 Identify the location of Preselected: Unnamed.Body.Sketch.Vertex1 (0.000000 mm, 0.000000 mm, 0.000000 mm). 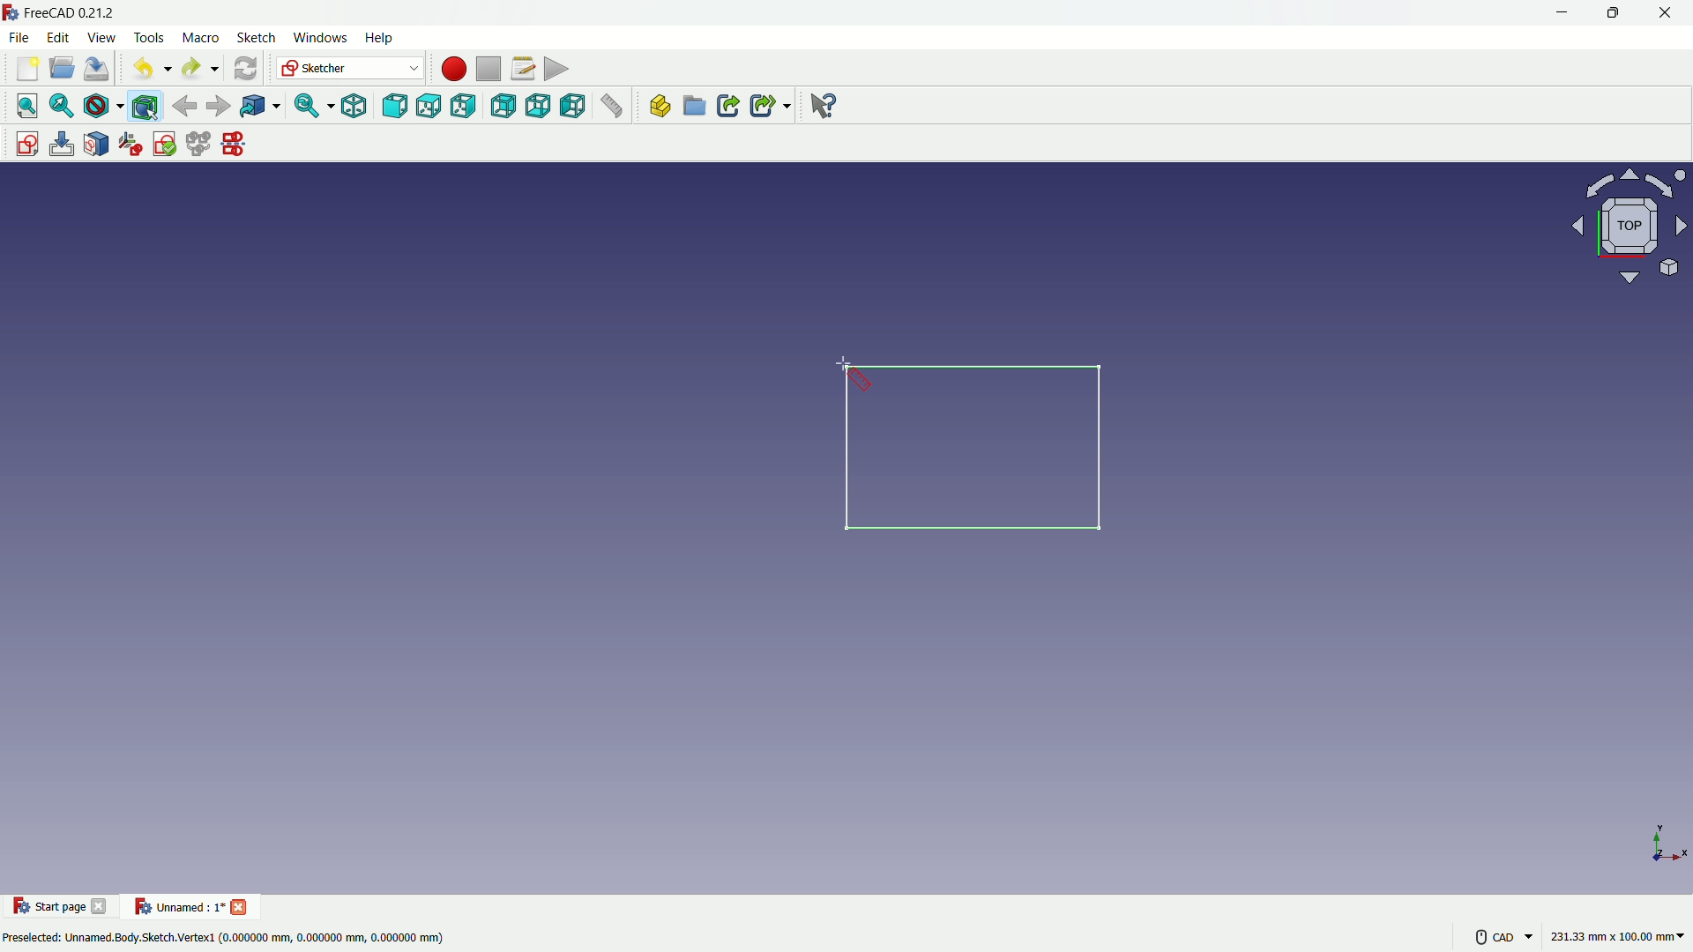
(225, 936).